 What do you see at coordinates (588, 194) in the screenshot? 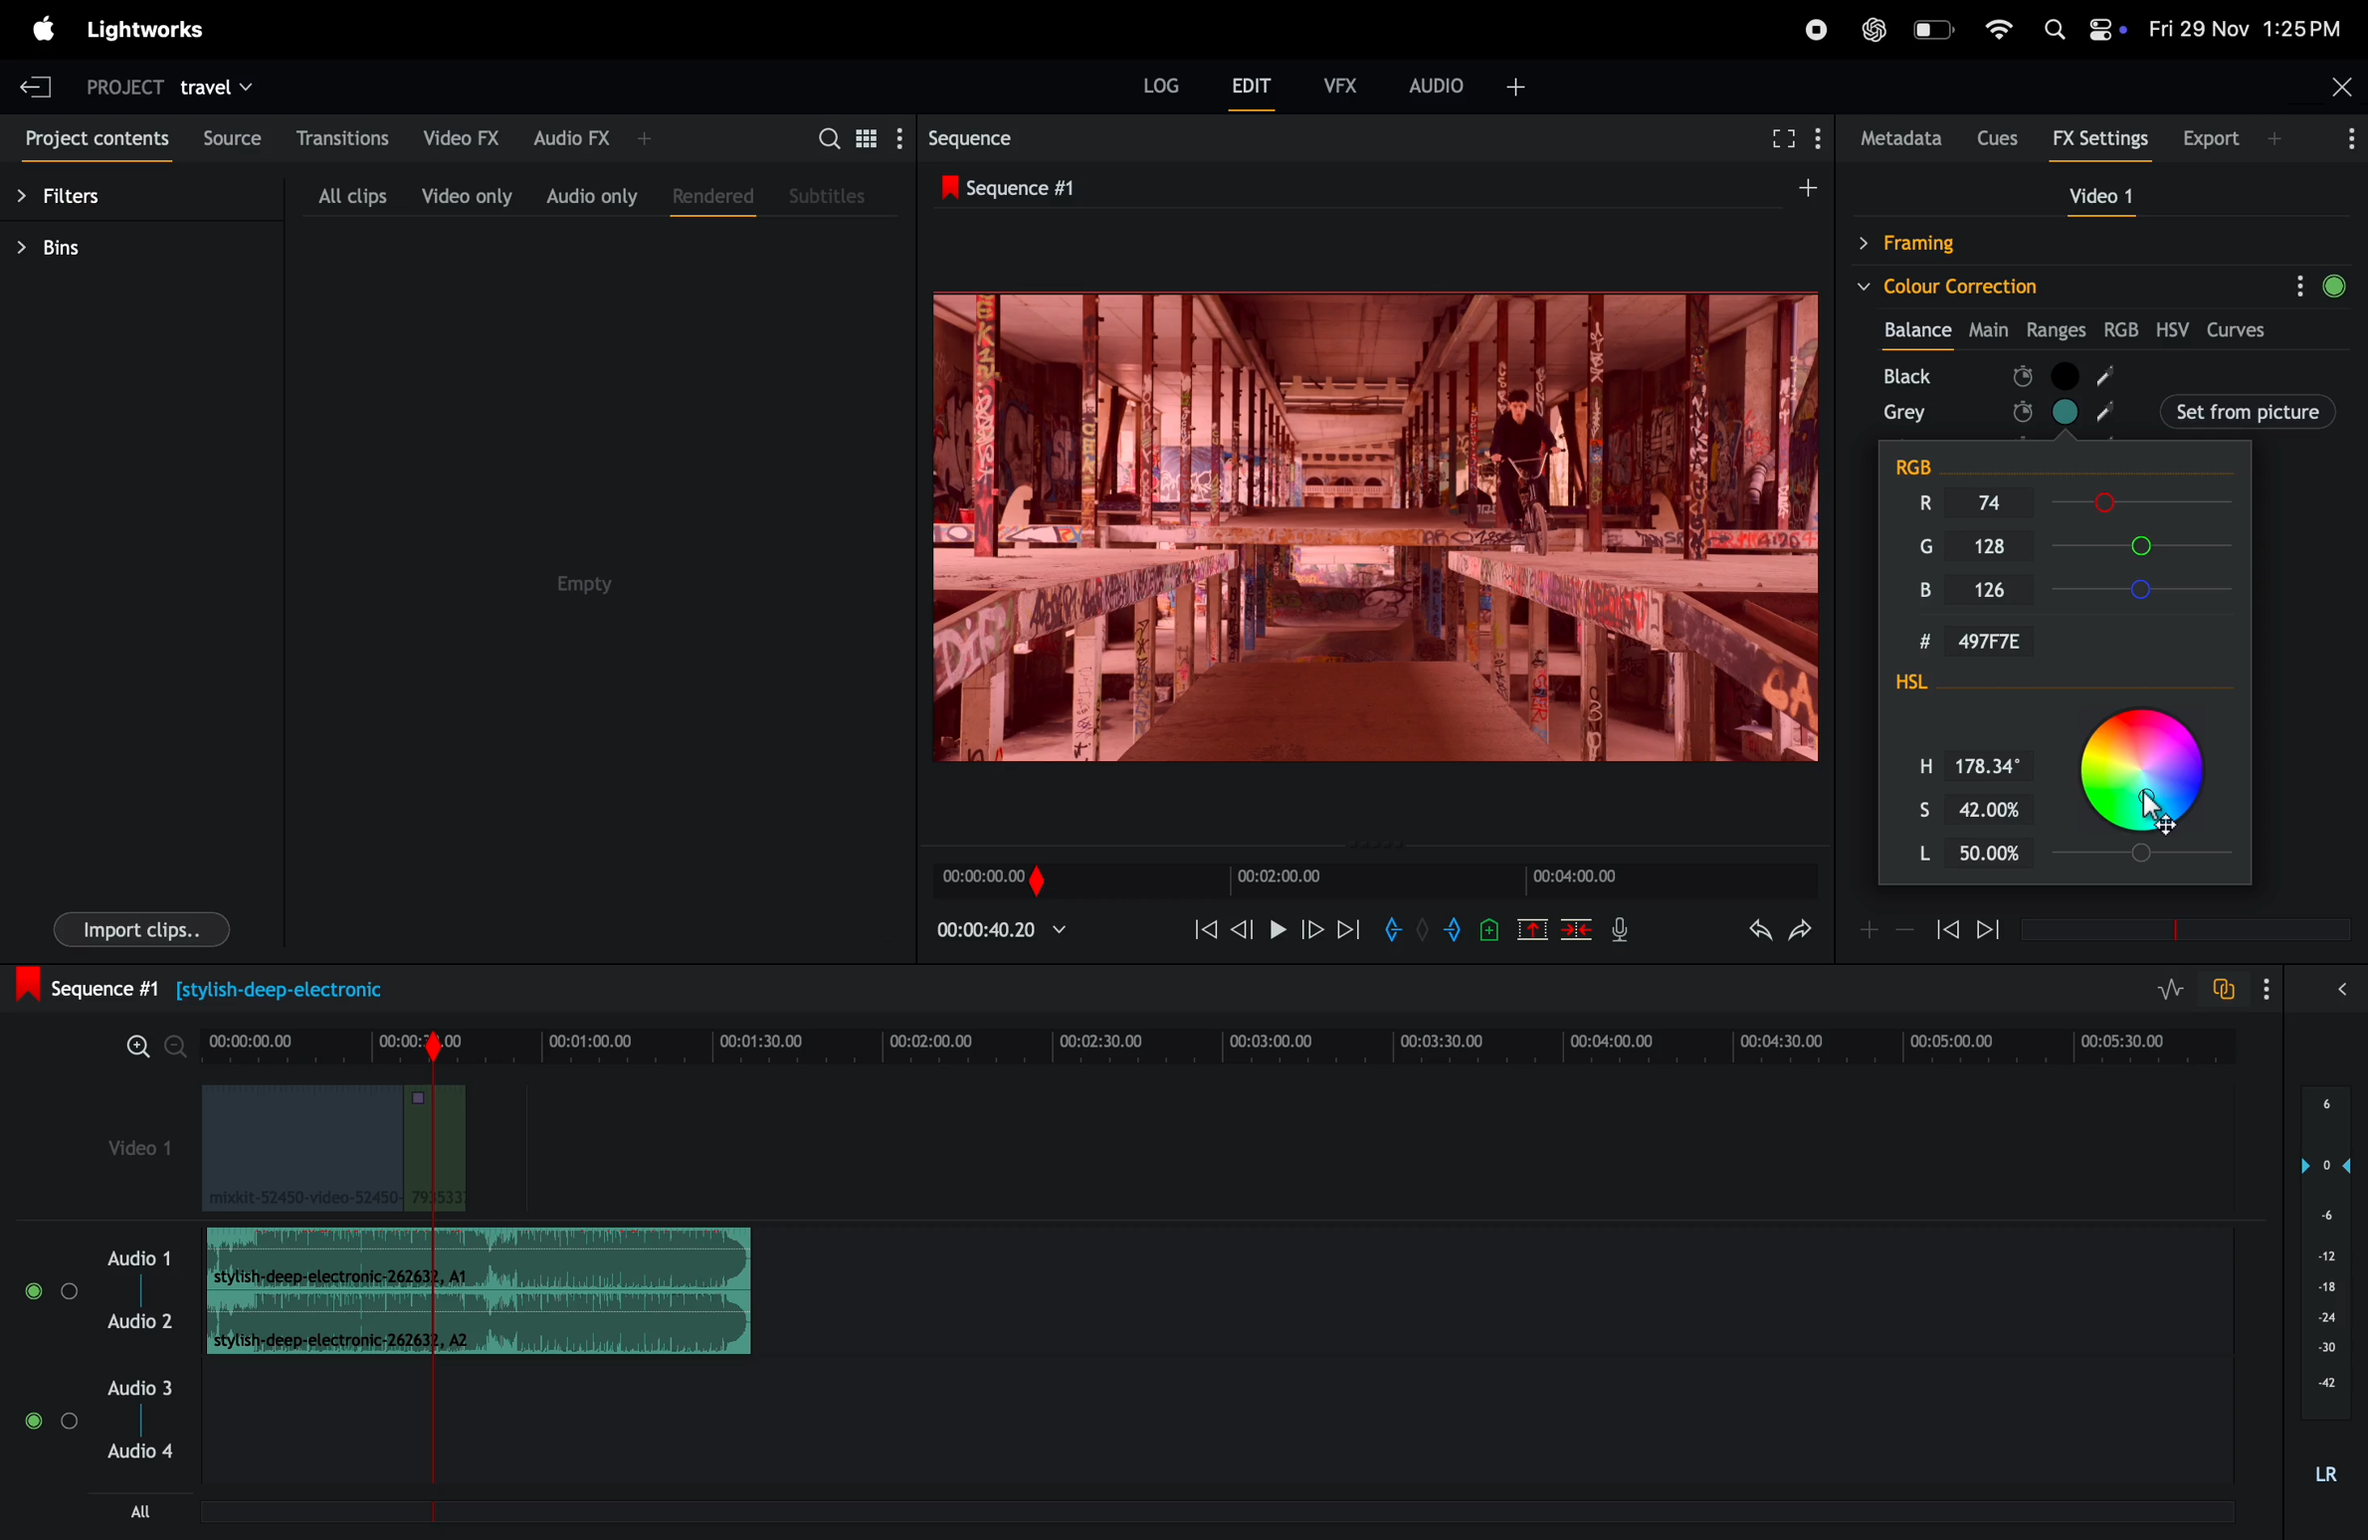
I see `audio only` at bounding box center [588, 194].